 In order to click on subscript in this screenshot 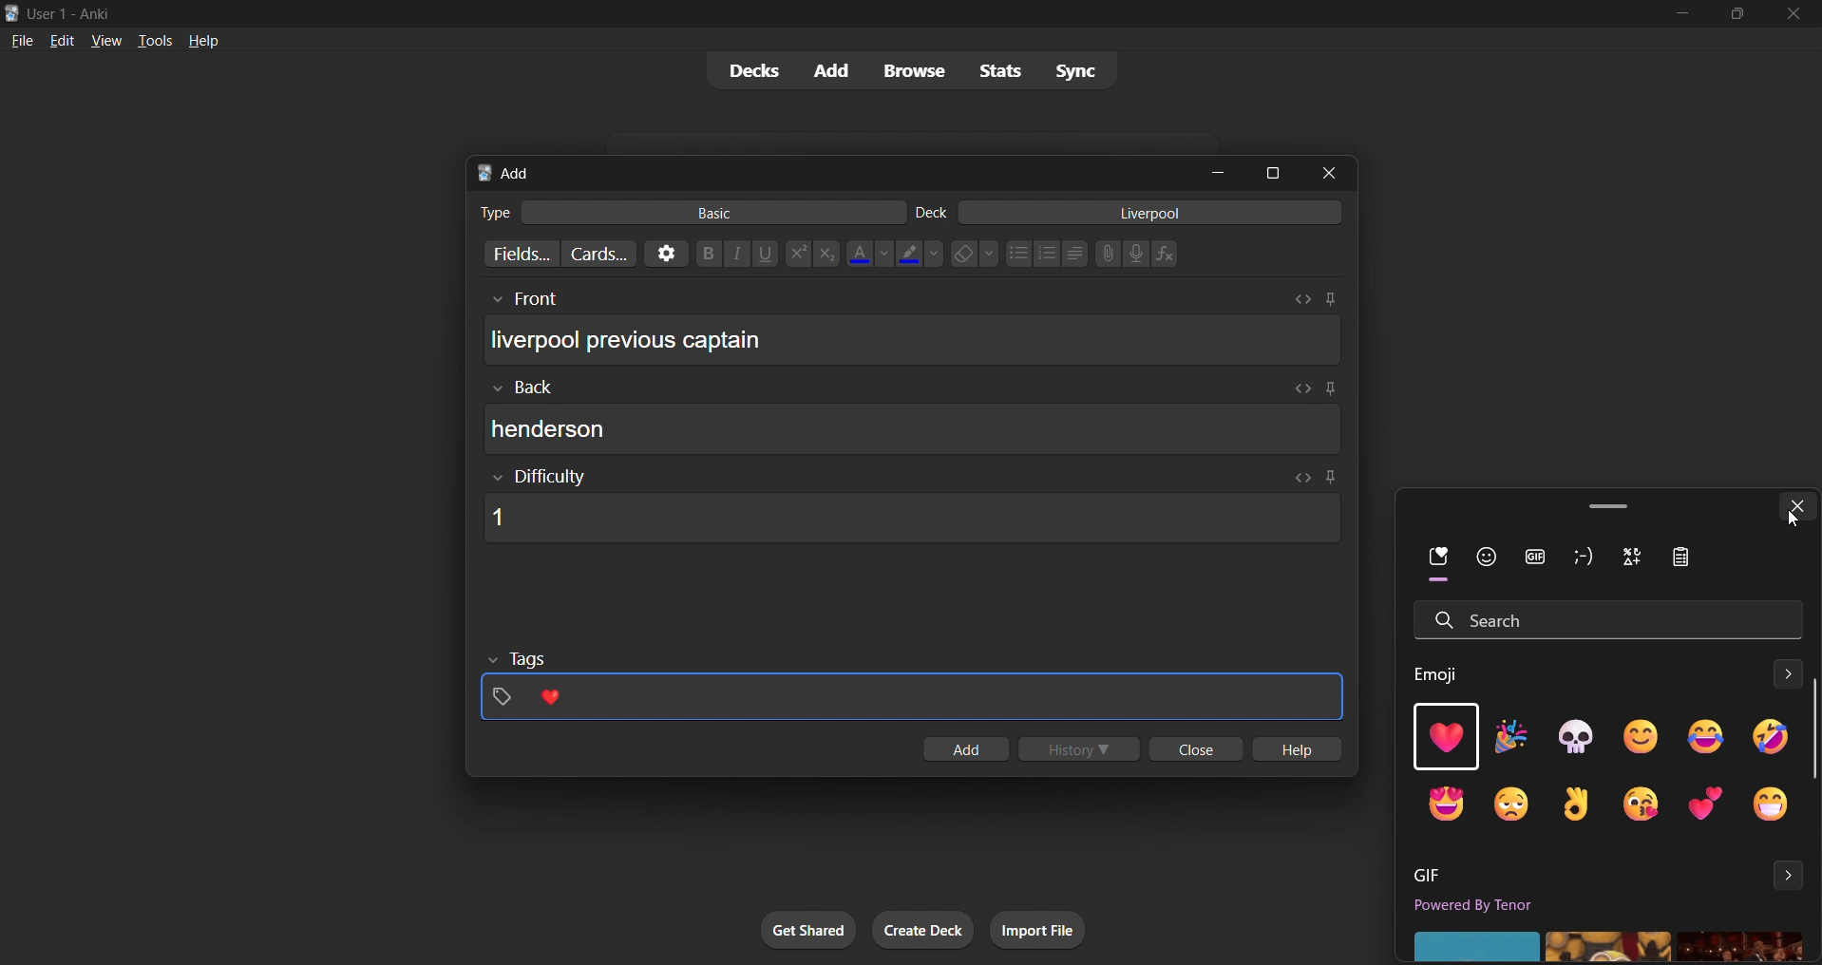, I will do `click(825, 253)`.